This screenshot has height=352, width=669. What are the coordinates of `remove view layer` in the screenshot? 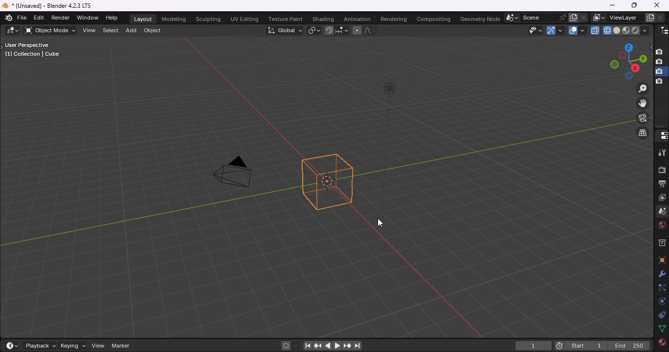 It's located at (661, 18).